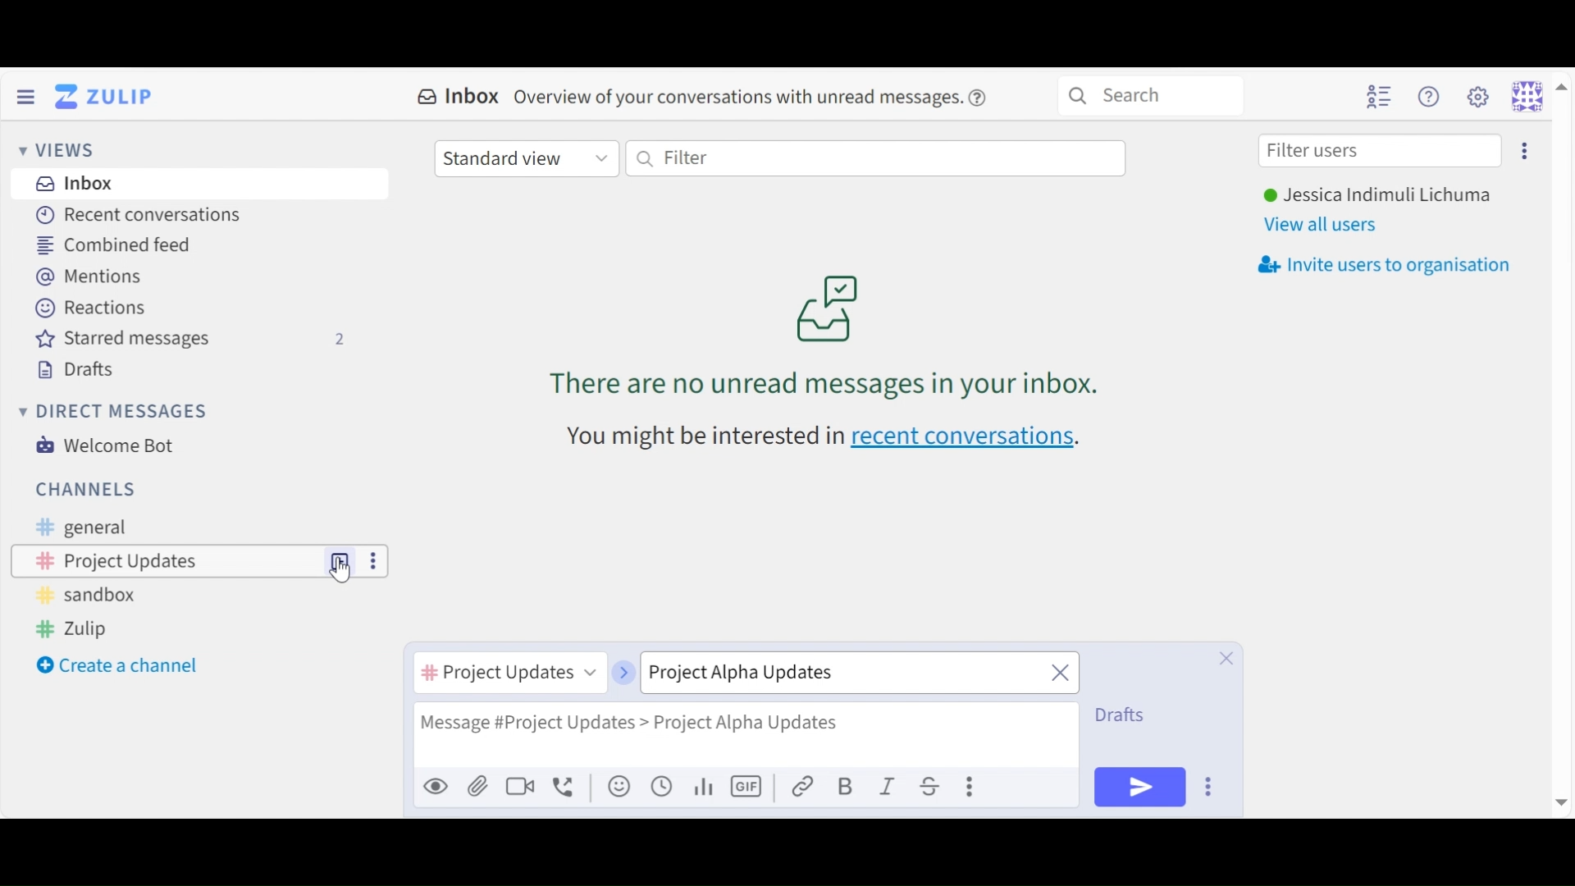 The width and height of the screenshot is (1575, 886). I want to click on next, so click(622, 665).